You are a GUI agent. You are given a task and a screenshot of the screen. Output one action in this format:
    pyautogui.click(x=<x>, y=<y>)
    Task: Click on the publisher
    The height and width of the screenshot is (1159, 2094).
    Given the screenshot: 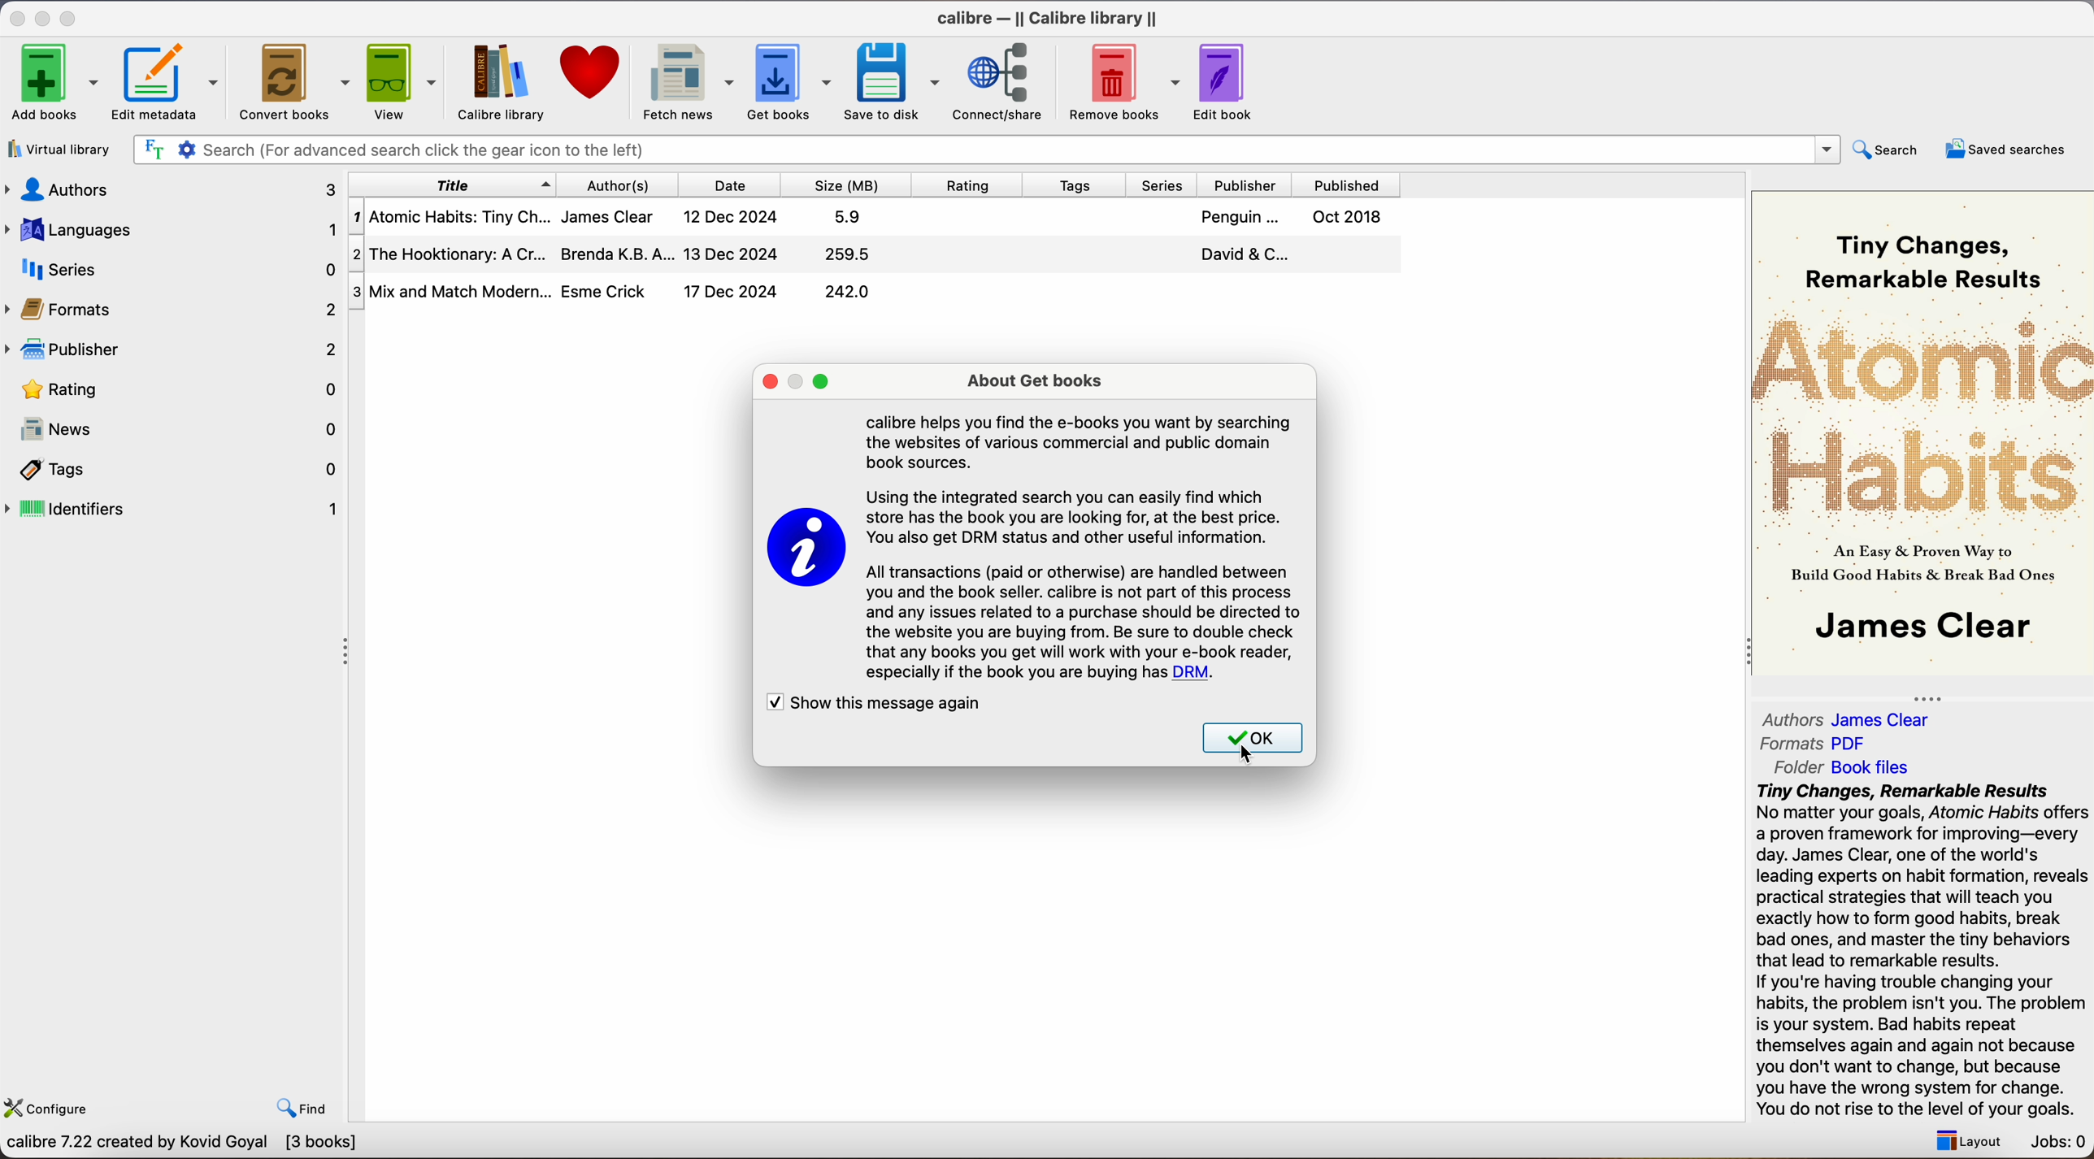 What is the action you would take?
    pyautogui.click(x=176, y=349)
    